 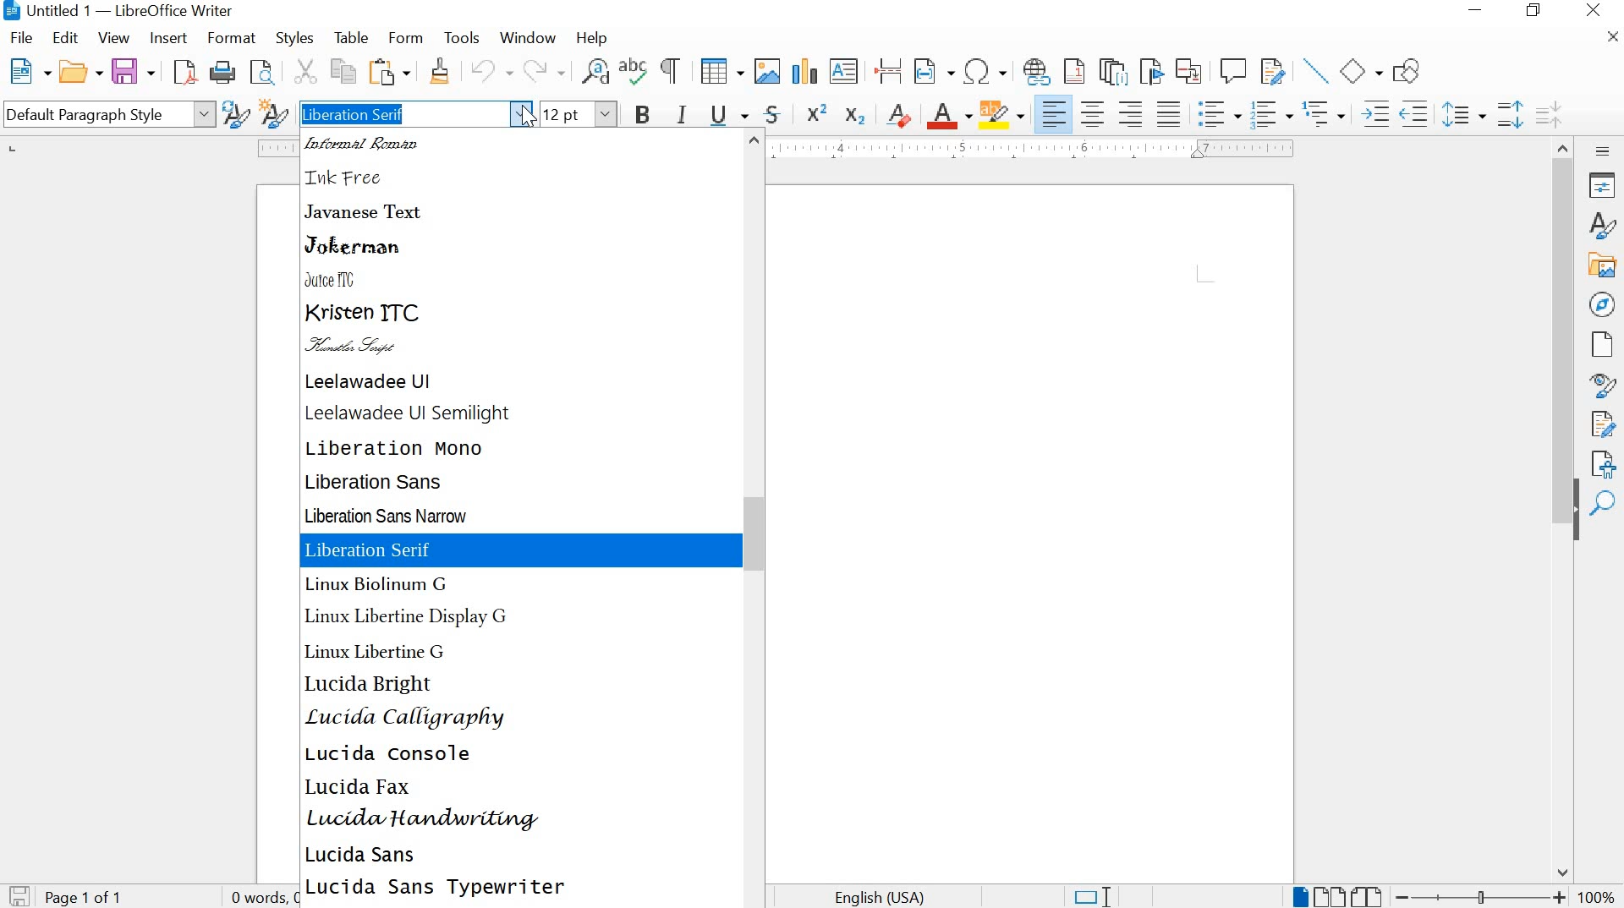 What do you see at coordinates (309, 898) in the screenshot?
I see `WORD AND CHARACTER COUNT` at bounding box center [309, 898].